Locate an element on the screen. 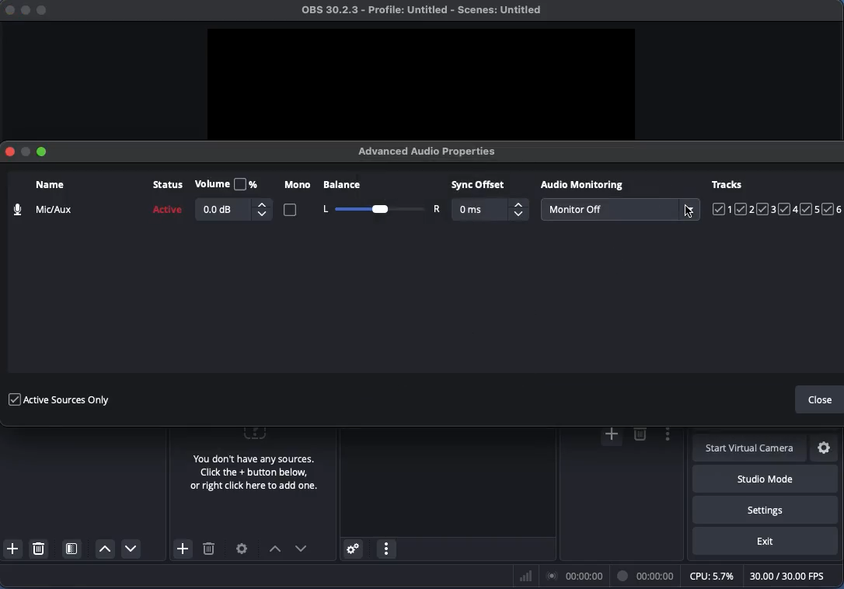  Bars is located at coordinates (526, 576).